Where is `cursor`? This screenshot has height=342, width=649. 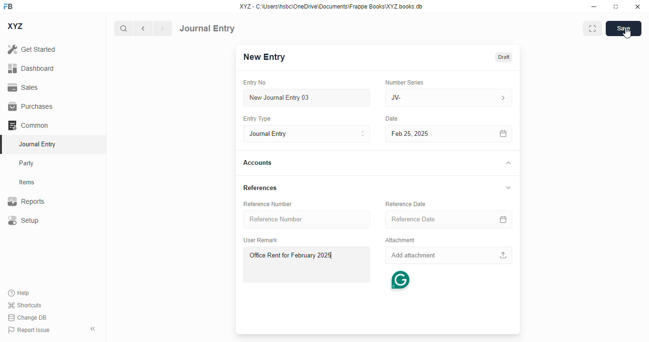
cursor is located at coordinates (627, 33).